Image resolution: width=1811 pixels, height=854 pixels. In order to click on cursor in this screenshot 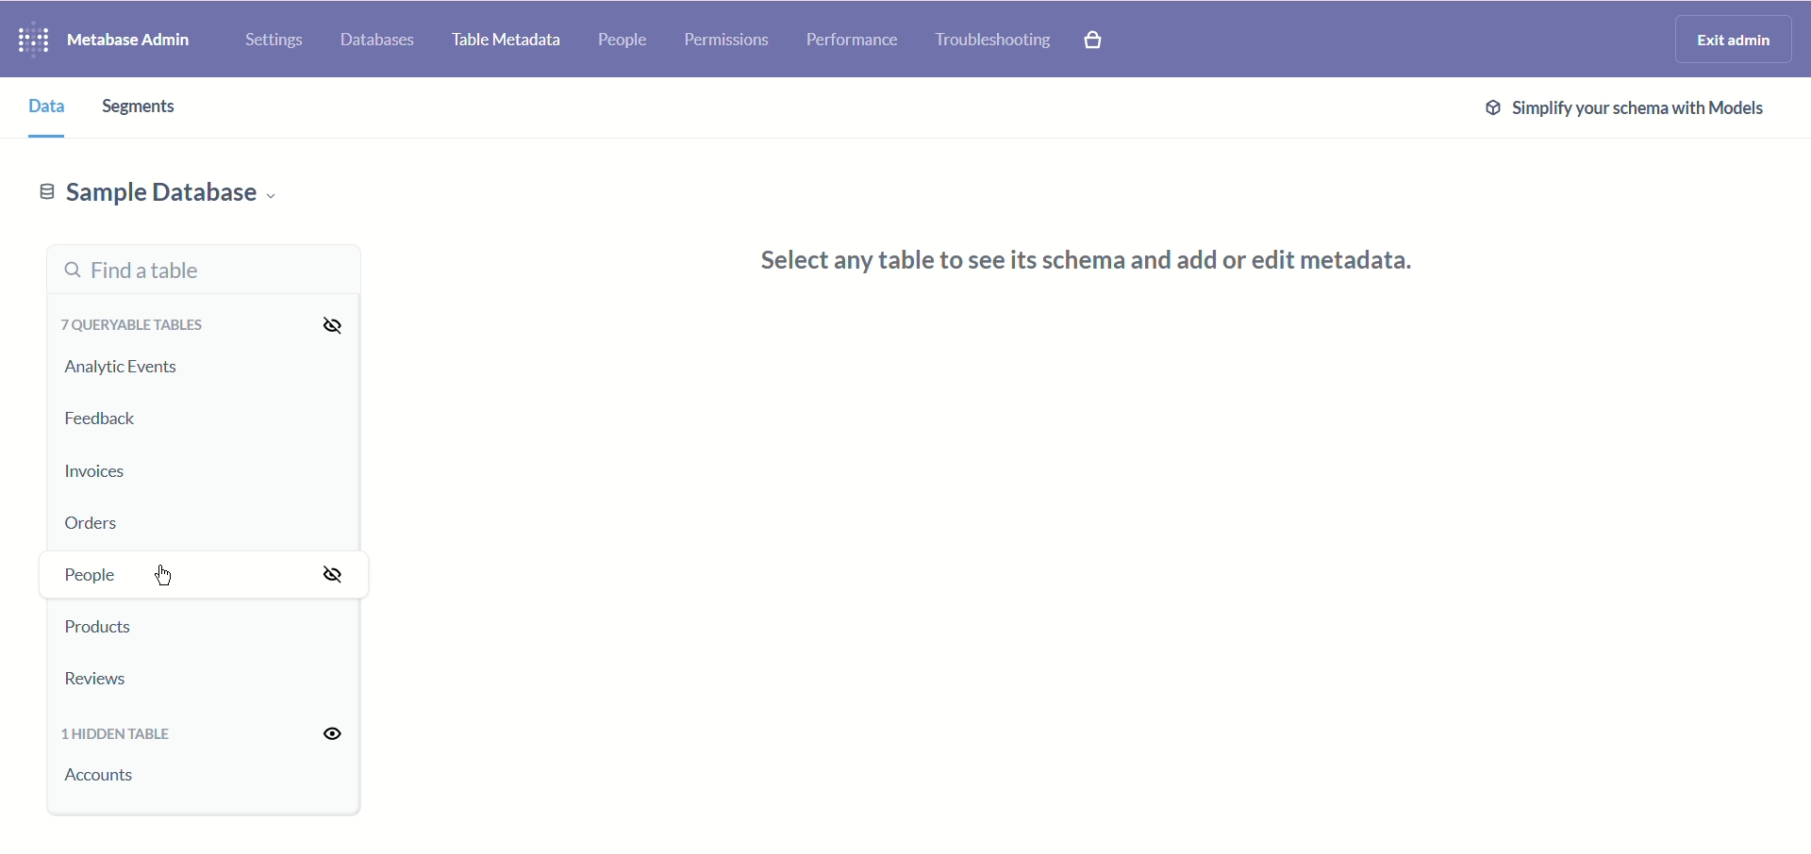, I will do `click(167, 577)`.